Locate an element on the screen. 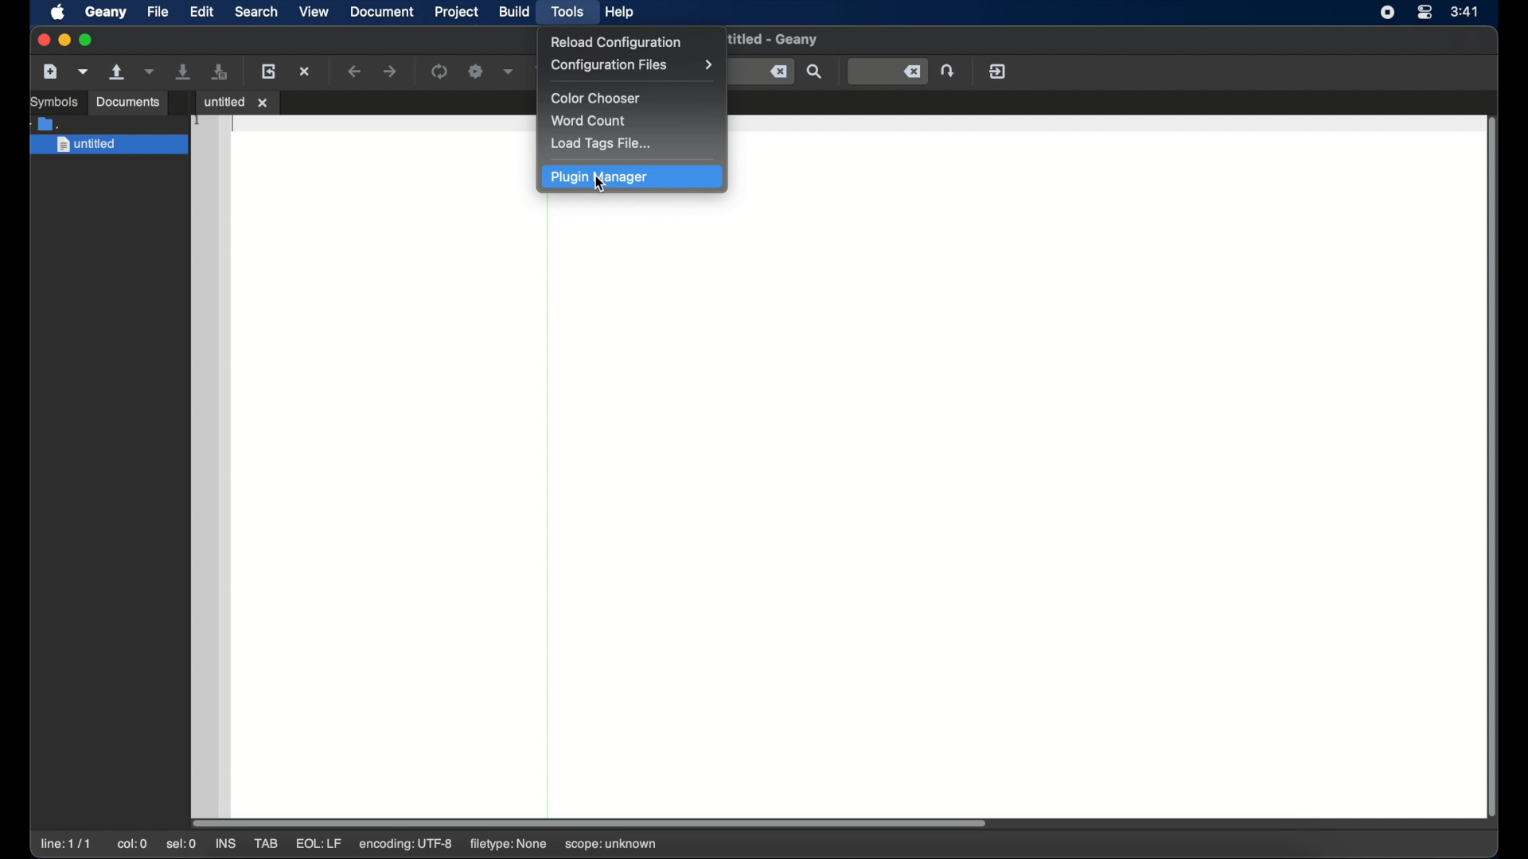 The width and height of the screenshot is (1528, 859). edit is located at coordinates (202, 13).